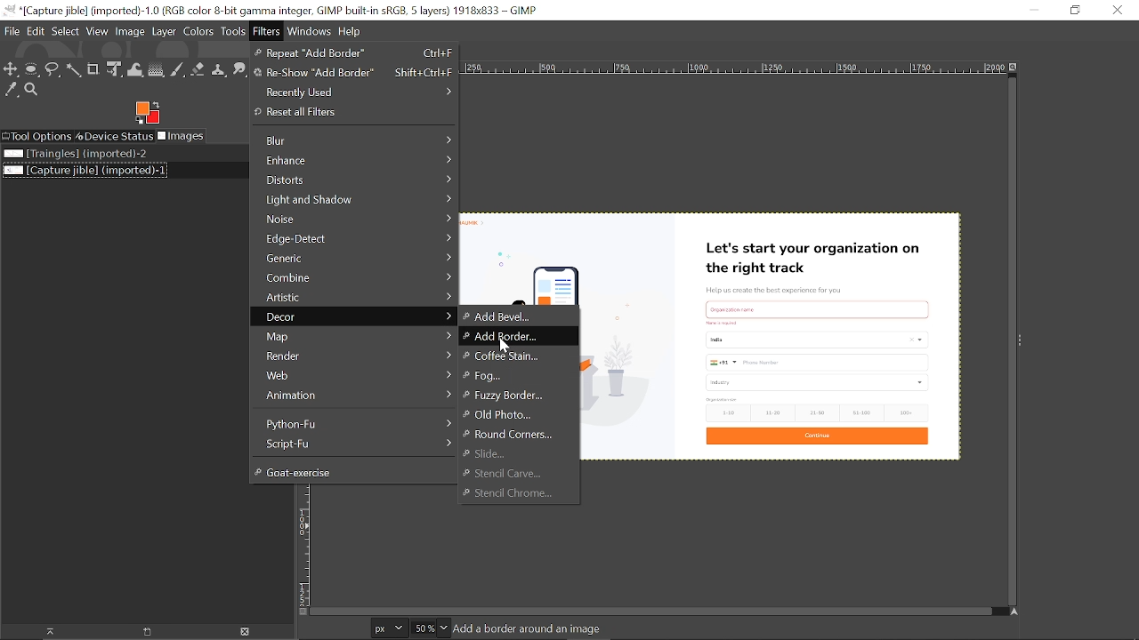 The image size is (1139, 640). I want to click on Goat-excercise, so click(352, 470).